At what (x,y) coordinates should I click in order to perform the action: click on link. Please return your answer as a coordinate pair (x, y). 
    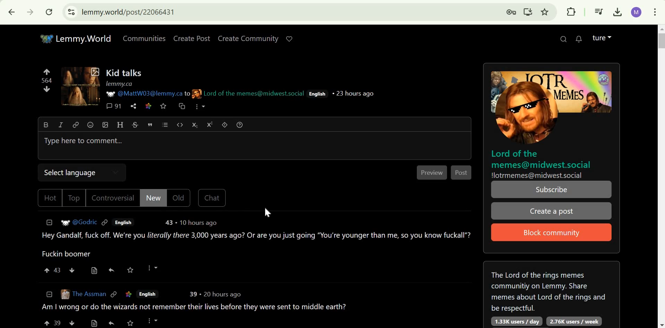
    Looking at the image, I should click on (76, 125).